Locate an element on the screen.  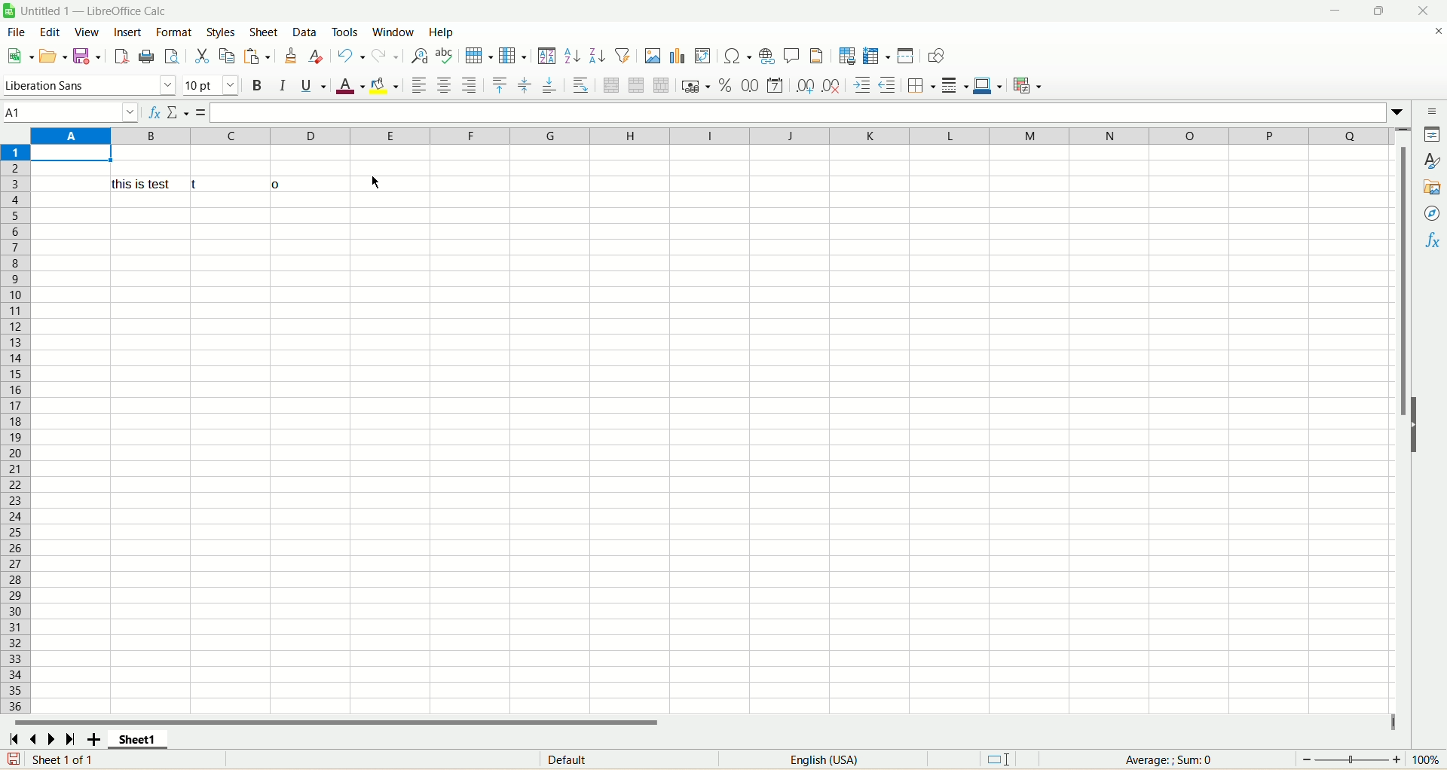
view is located at coordinates (87, 32).